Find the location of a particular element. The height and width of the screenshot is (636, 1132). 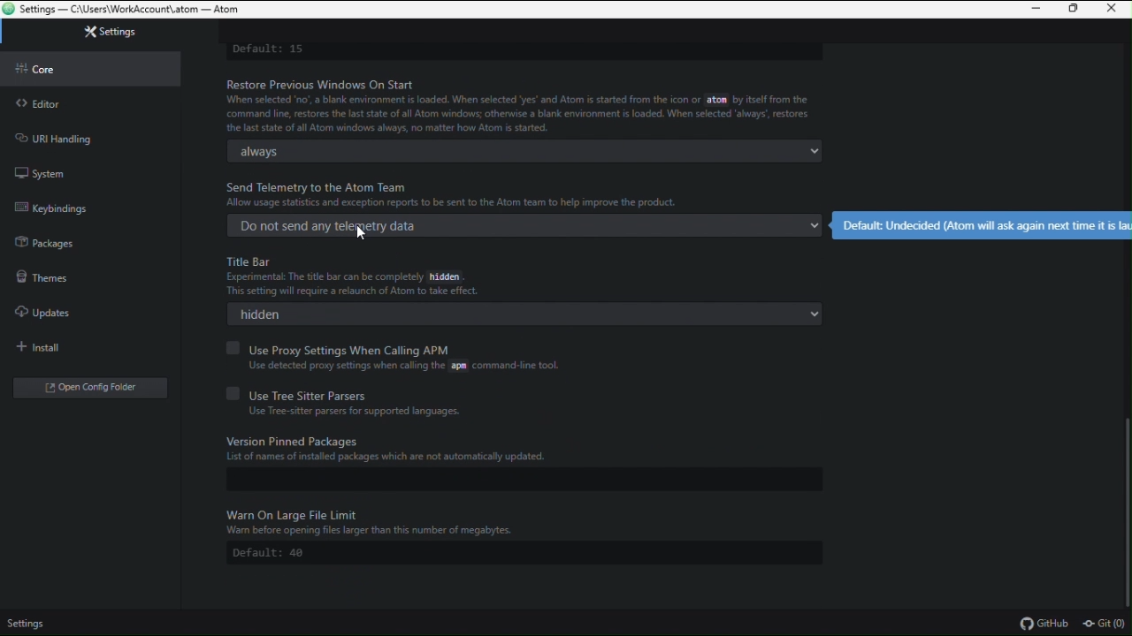

Use Tree-sitter parsers for supported languages. is located at coordinates (353, 411).